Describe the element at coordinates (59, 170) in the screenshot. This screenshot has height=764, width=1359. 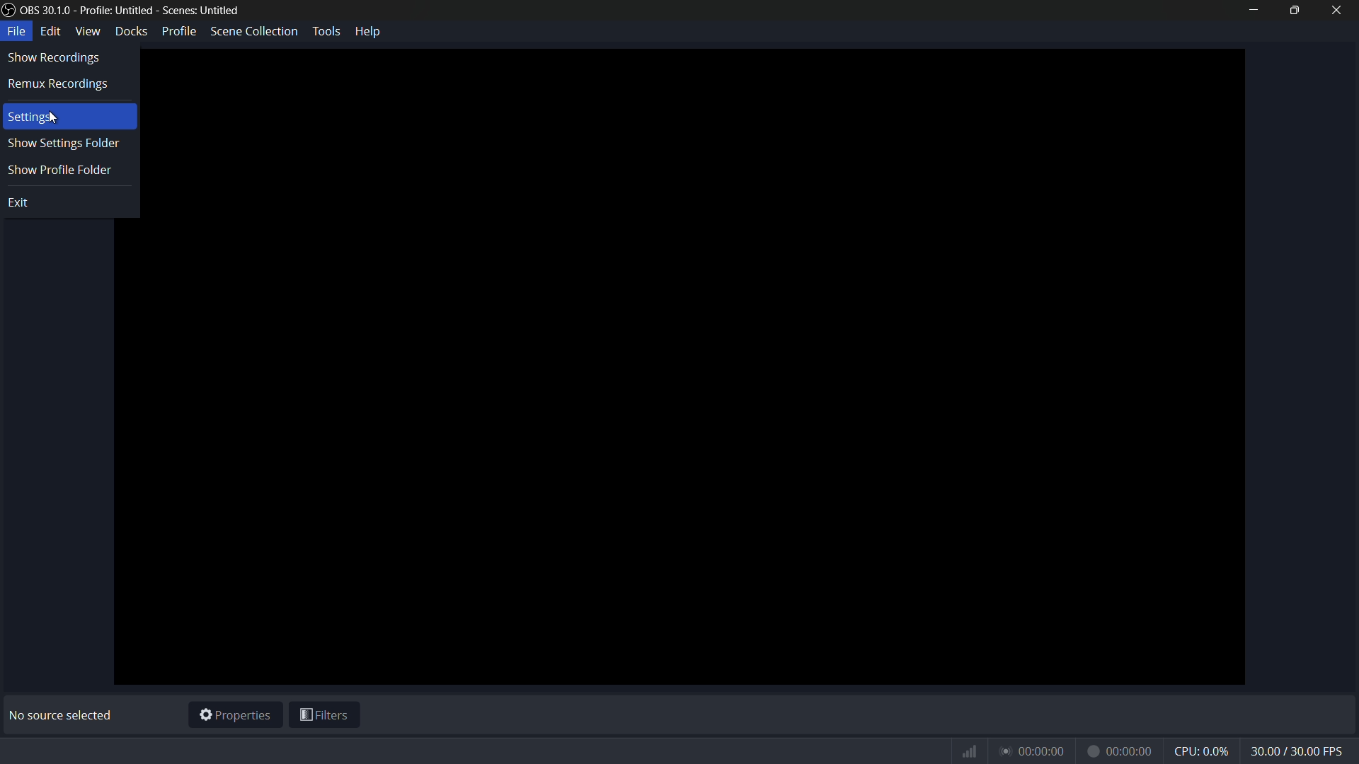
I see `show profile folder` at that location.